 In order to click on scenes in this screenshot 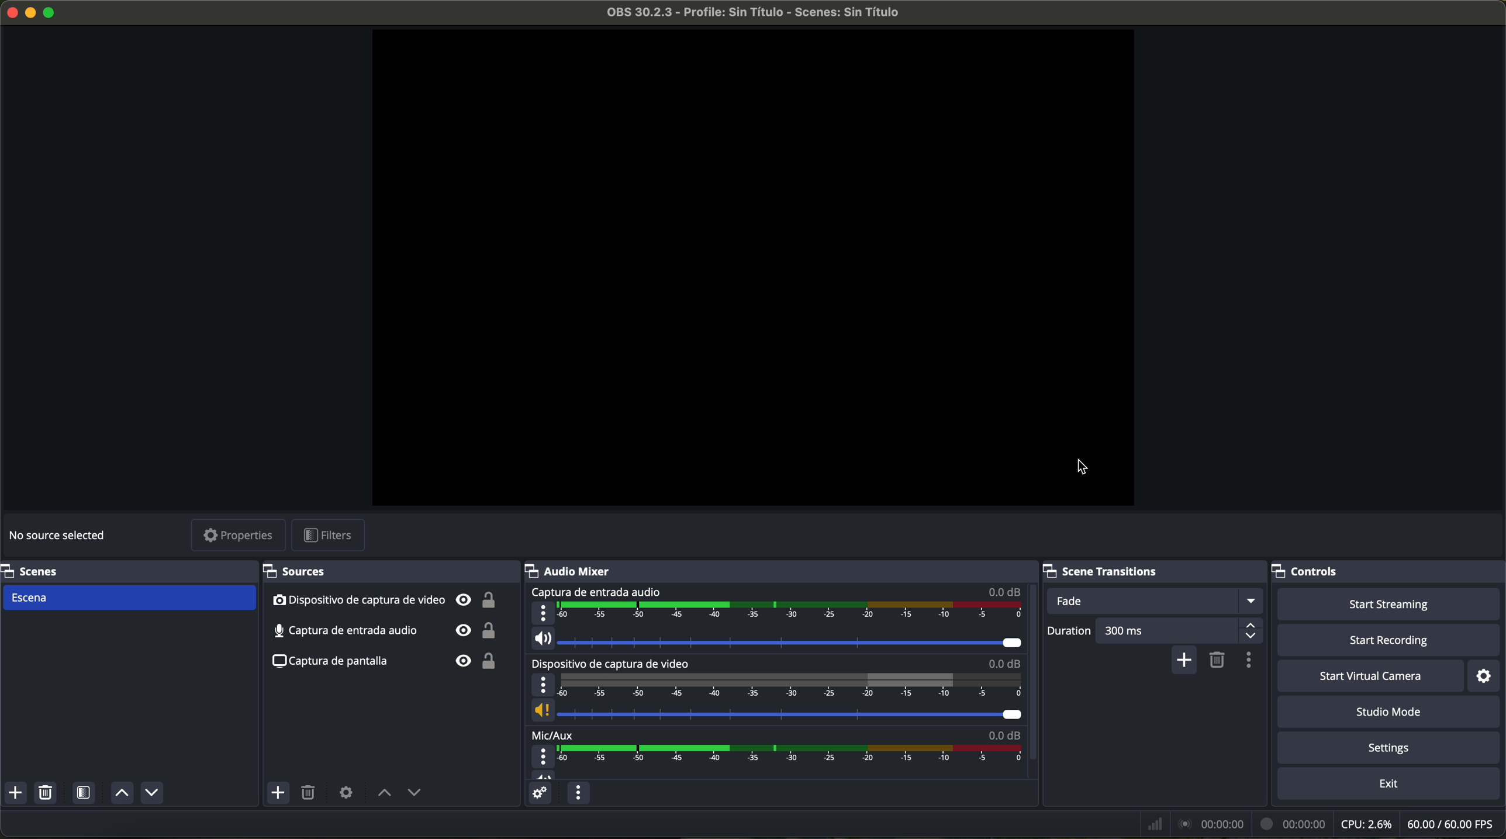, I will do `click(125, 571)`.